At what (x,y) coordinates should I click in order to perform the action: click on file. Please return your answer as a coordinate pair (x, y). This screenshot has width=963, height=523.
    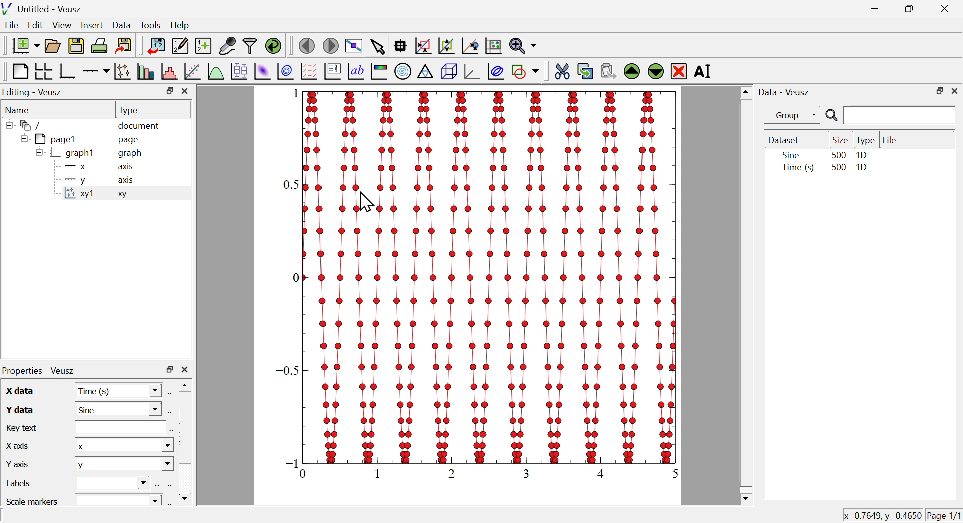
    Looking at the image, I should click on (890, 139).